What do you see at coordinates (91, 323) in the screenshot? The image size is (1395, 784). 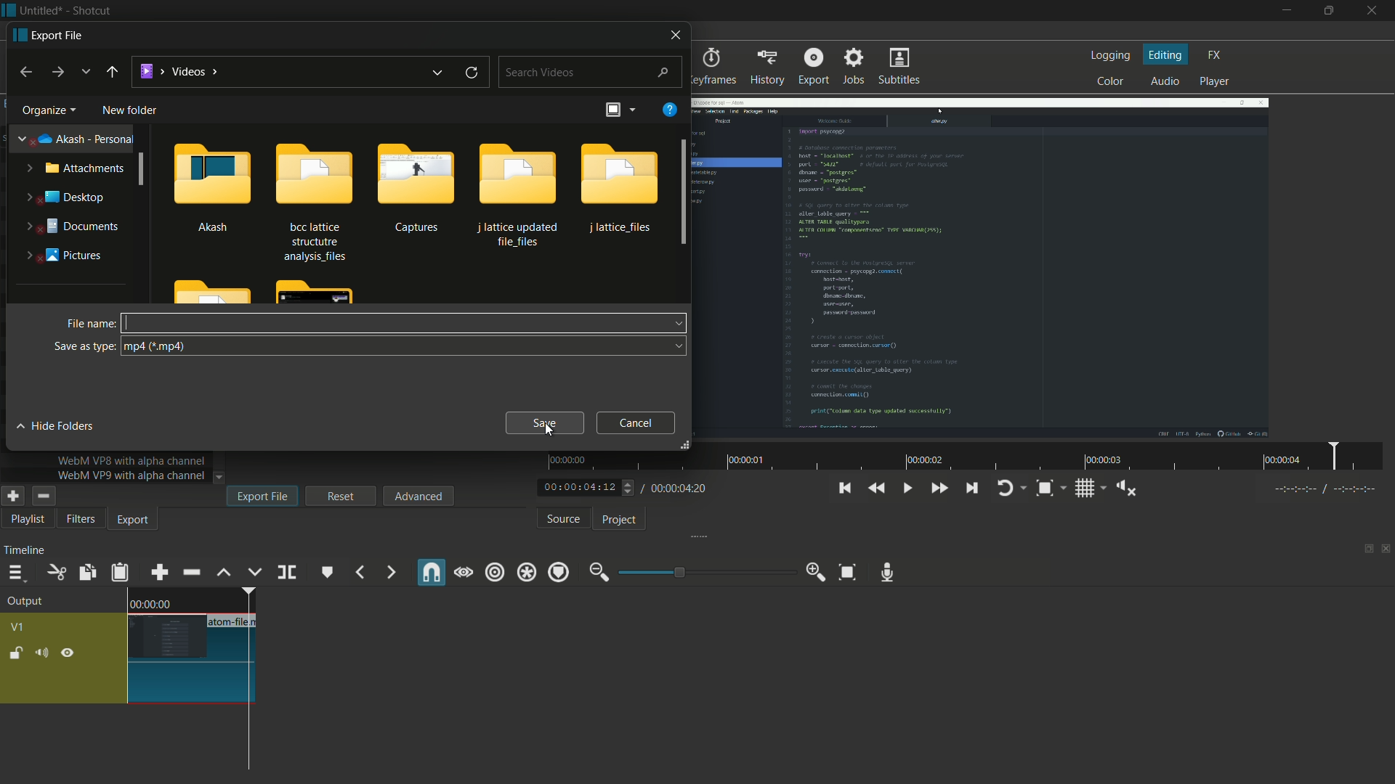 I see `file name` at bounding box center [91, 323].